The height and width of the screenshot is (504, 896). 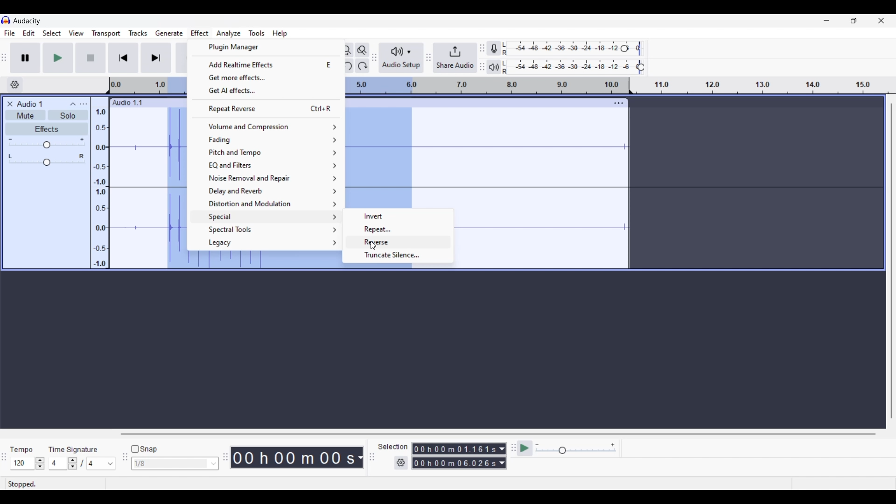 What do you see at coordinates (15, 85) in the screenshot?
I see `Timeline options` at bounding box center [15, 85].